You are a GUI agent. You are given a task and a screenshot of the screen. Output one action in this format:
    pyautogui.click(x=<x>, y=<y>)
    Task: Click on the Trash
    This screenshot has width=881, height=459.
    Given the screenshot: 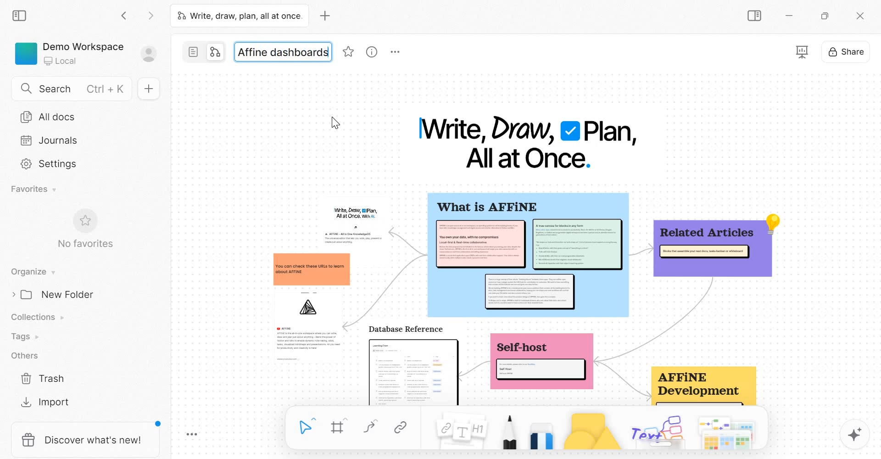 What is the action you would take?
    pyautogui.click(x=43, y=377)
    